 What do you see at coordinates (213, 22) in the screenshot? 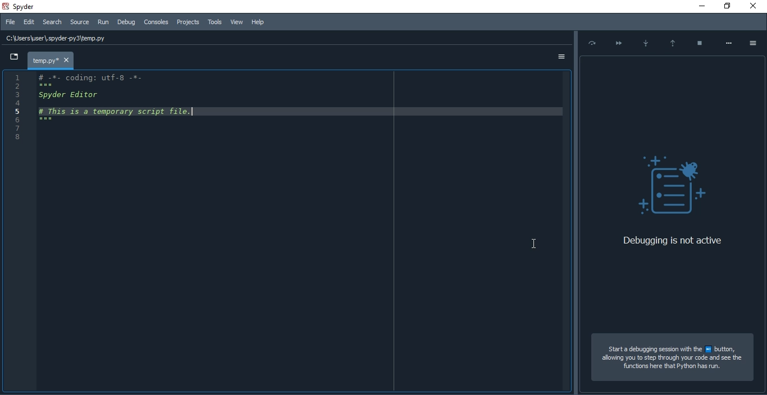
I see `Tools` at bounding box center [213, 22].